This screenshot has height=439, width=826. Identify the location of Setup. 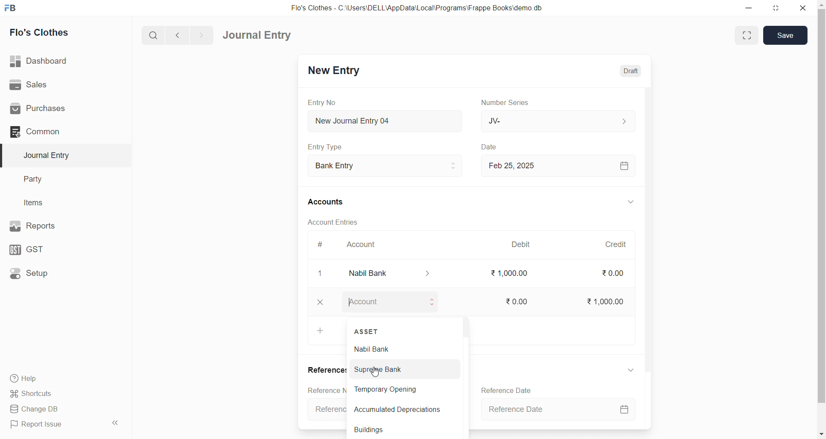
(61, 272).